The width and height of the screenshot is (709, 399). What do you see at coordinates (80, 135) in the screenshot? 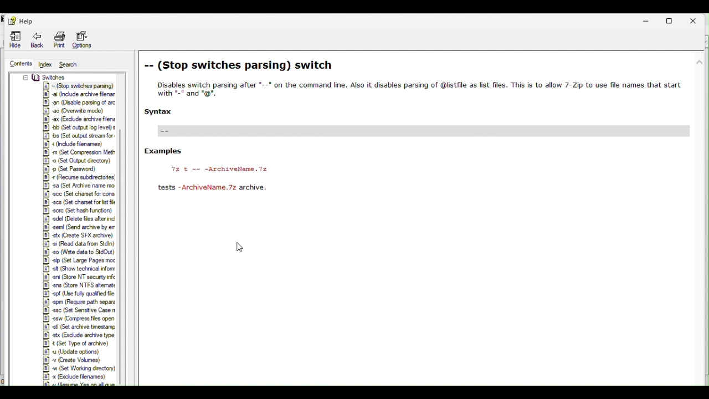
I see `` at bounding box center [80, 135].